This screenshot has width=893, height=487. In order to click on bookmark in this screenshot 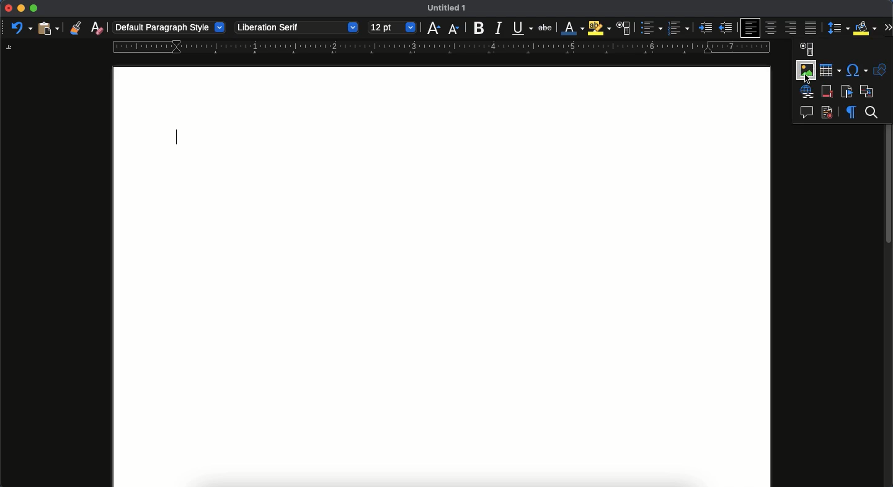, I will do `click(846, 92)`.